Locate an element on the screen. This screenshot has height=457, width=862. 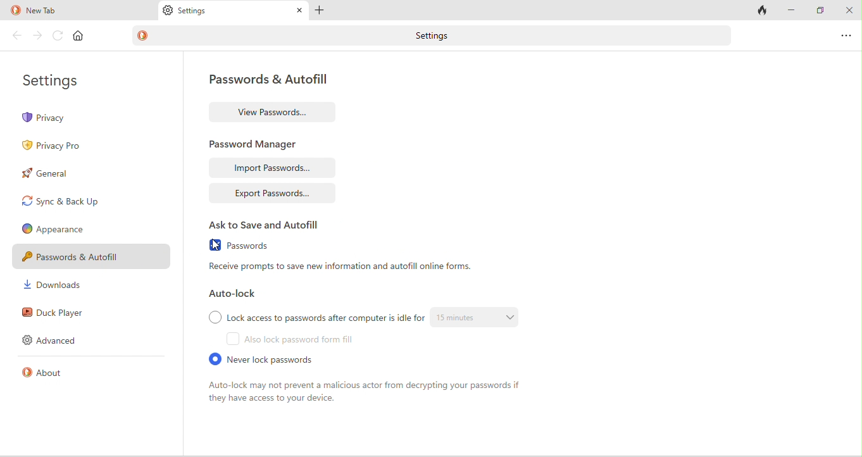
auto look may not prevent a malicious actor from decrypting your passwords if they have access to your device is located at coordinates (368, 395).